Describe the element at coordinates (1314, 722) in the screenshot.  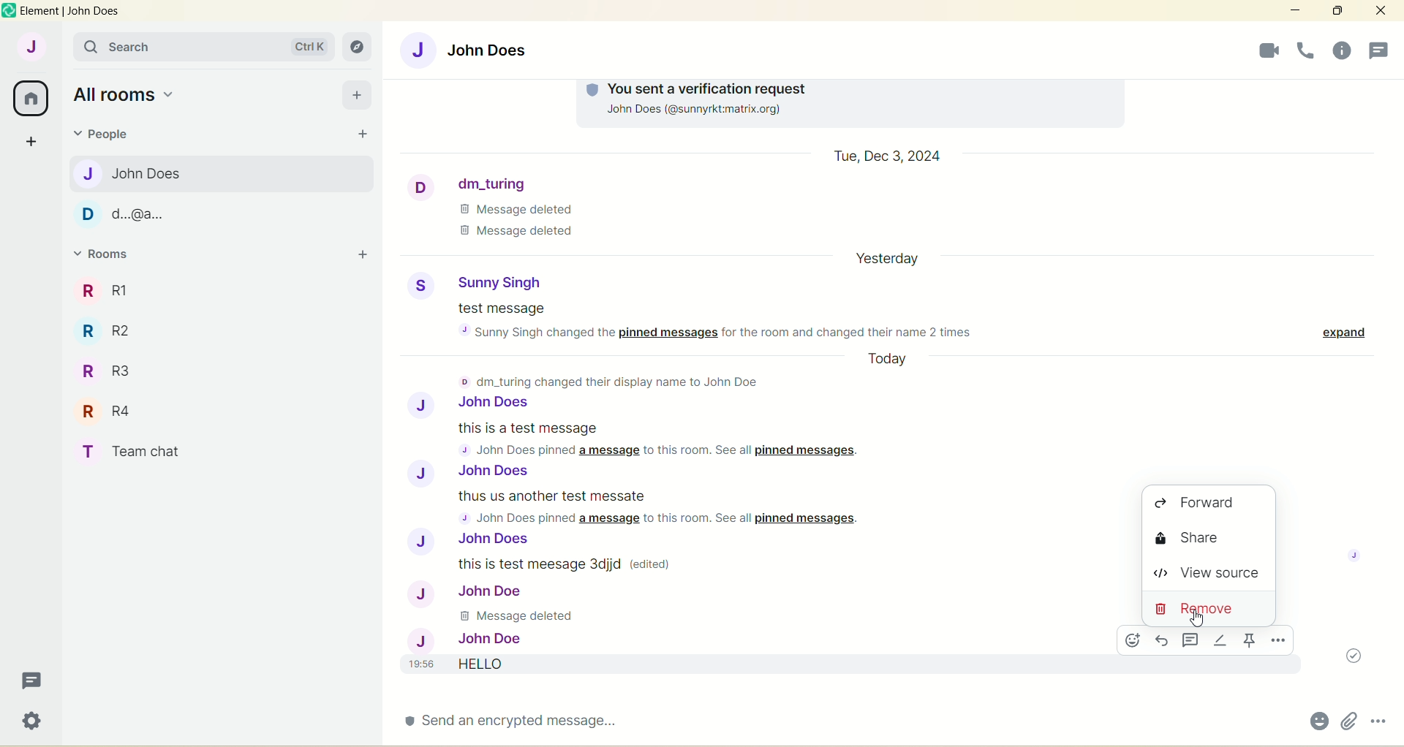
I see `emoji` at that location.